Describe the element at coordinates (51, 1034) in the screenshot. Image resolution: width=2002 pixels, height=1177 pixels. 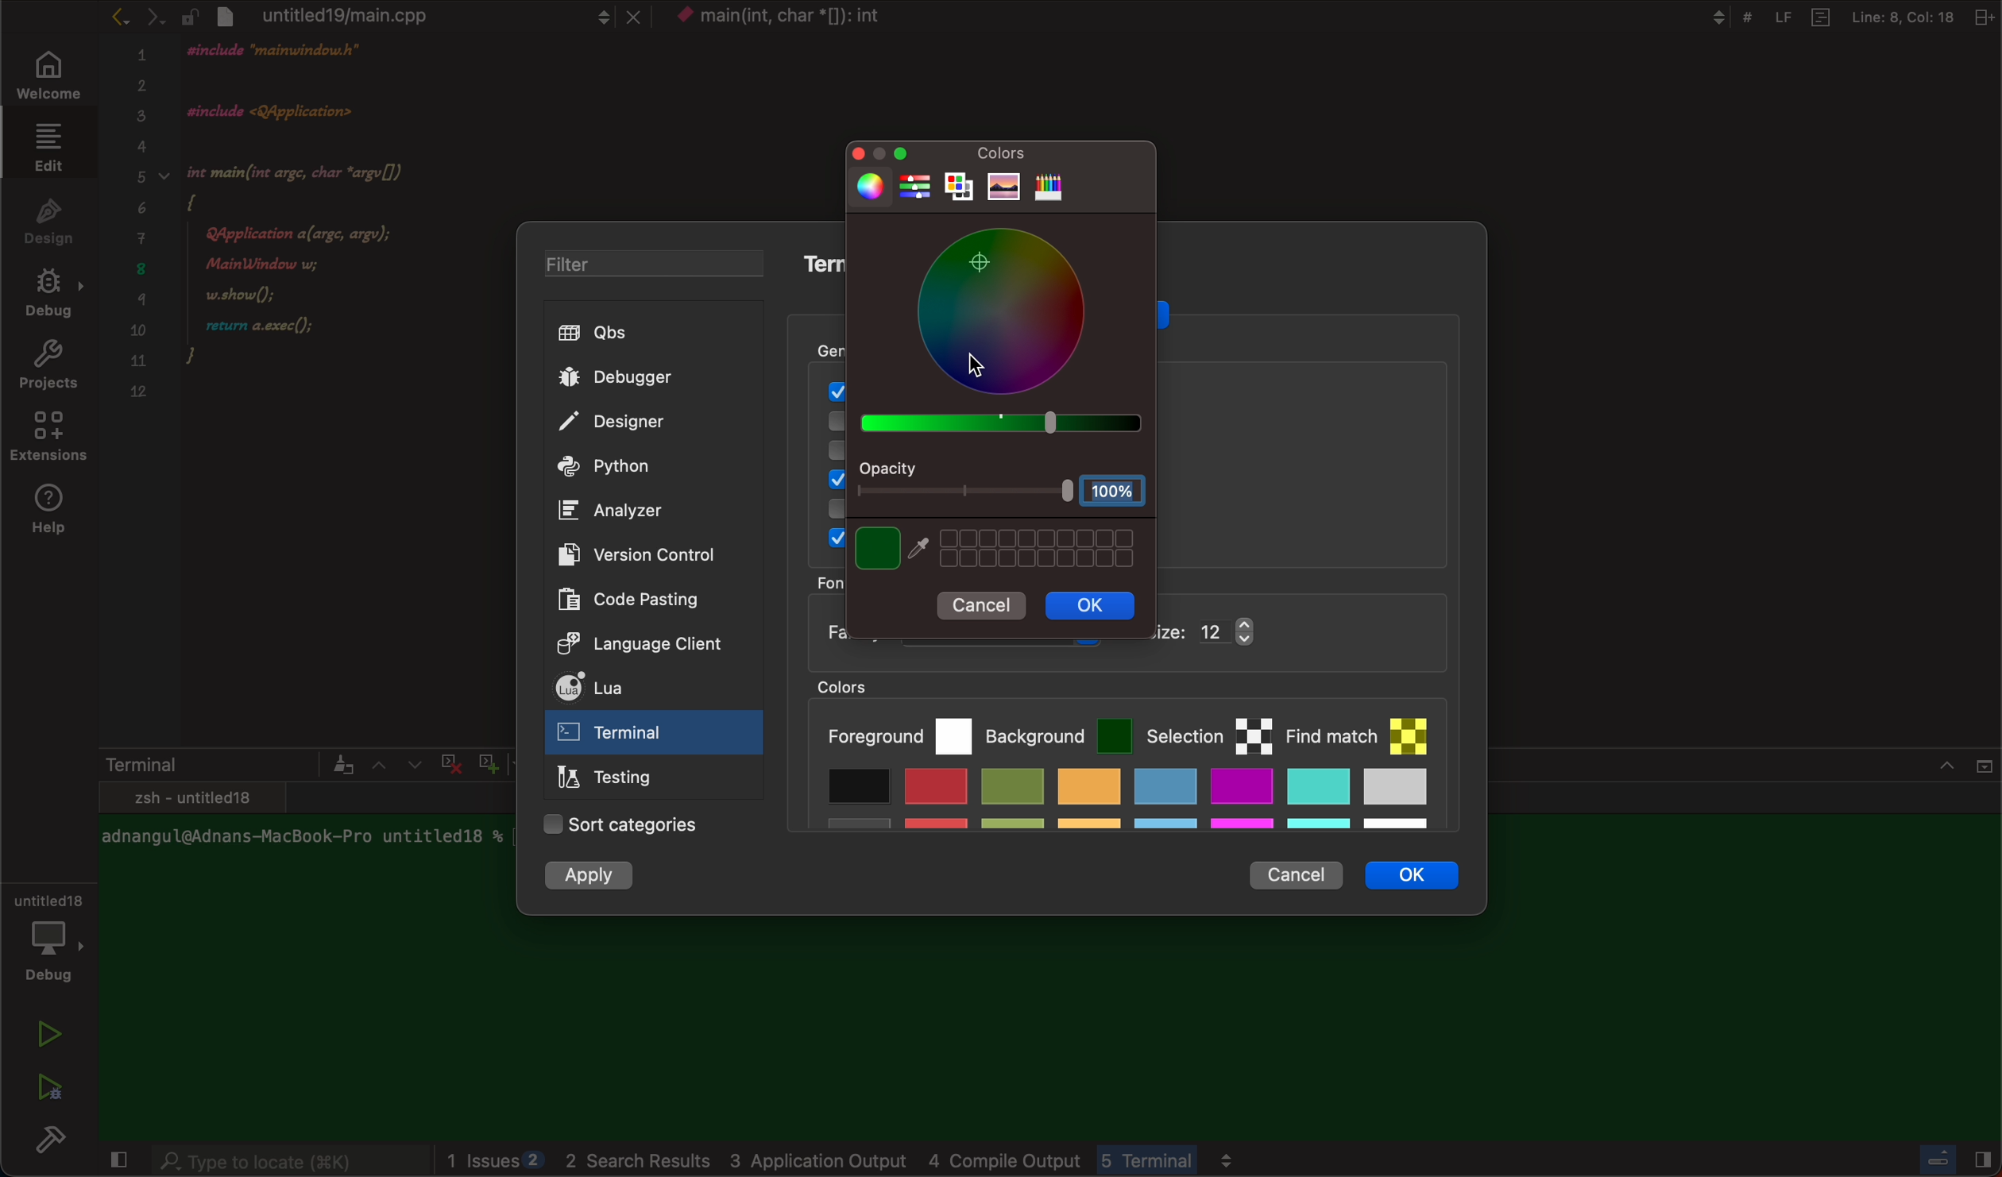
I see `run` at that location.